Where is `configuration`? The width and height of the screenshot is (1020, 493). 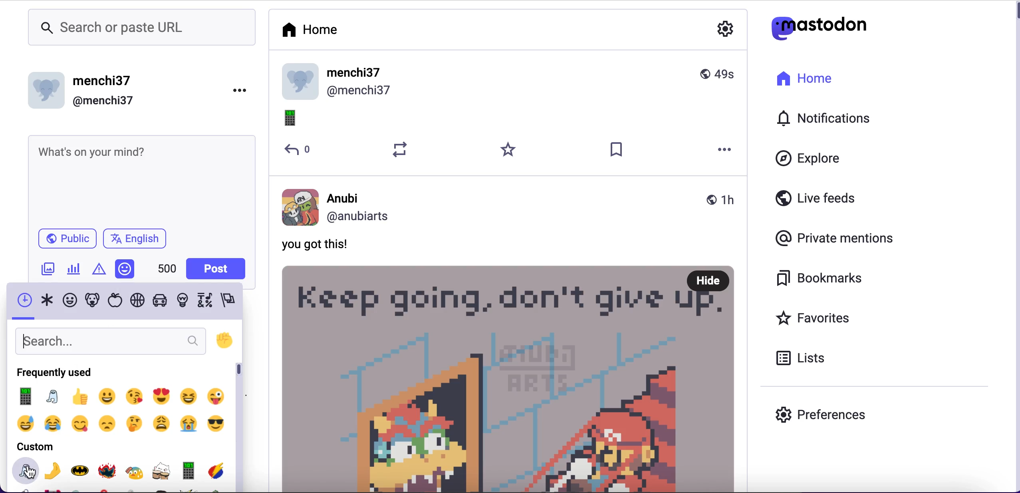 configuration is located at coordinates (727, 30).